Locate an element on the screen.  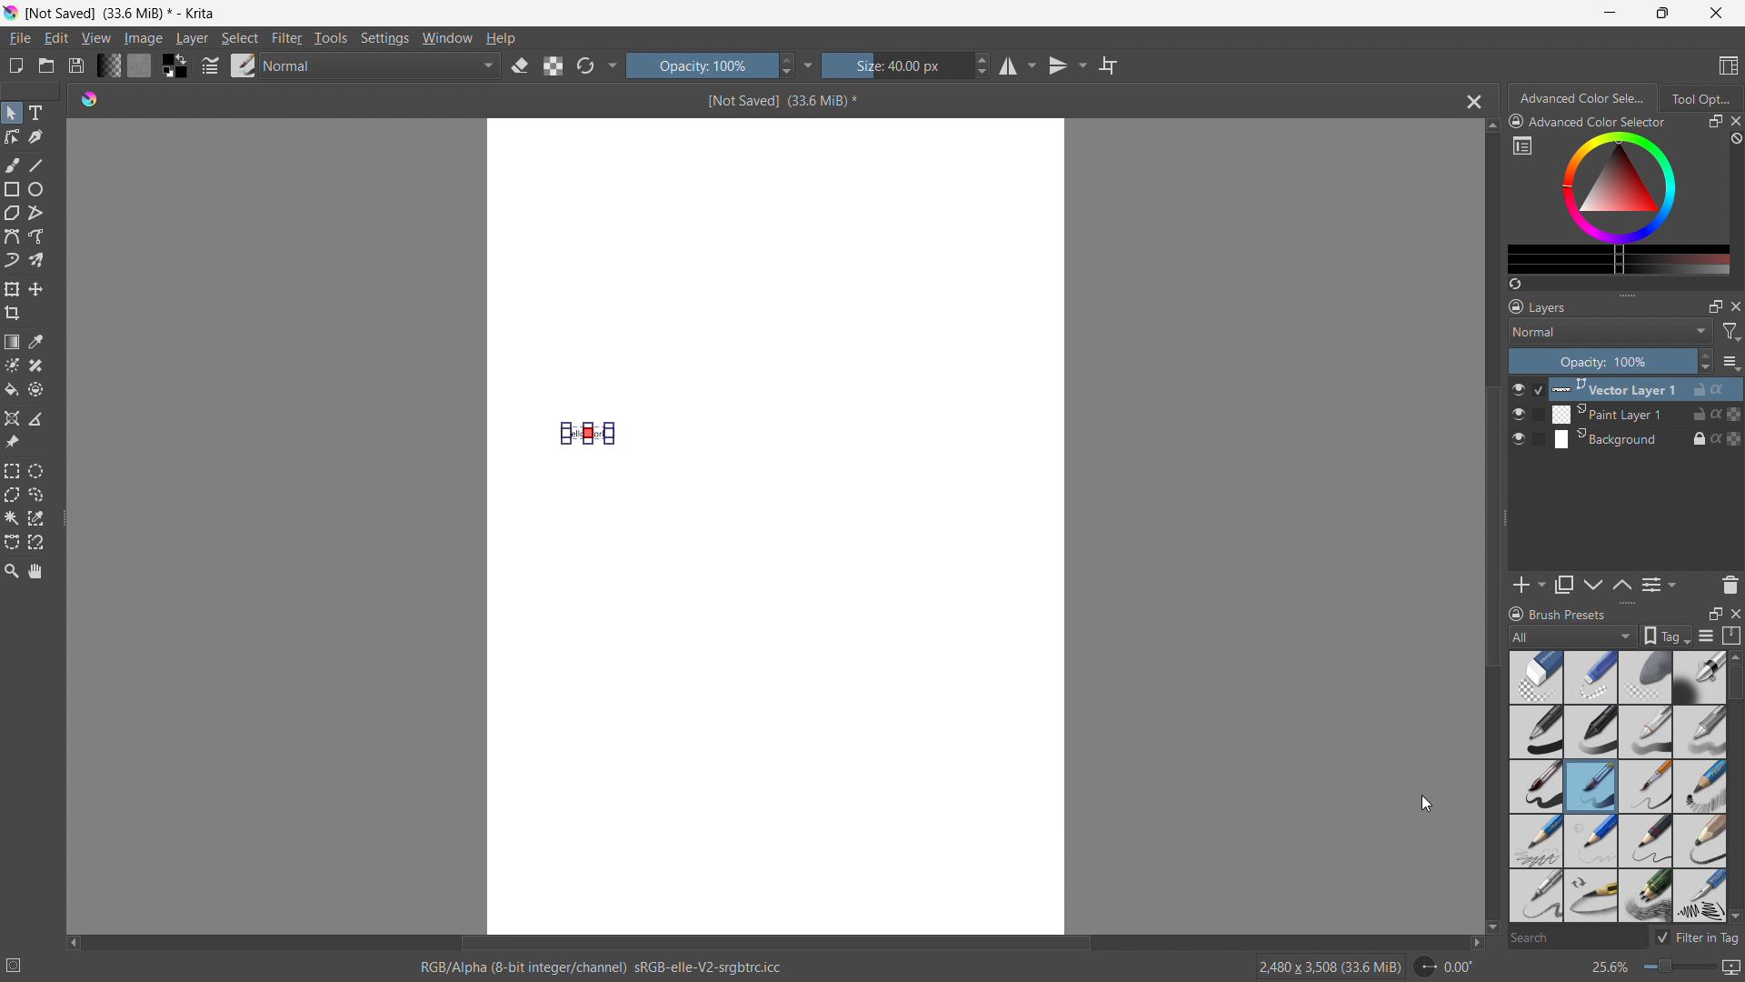
delete layer is located at coordinates (1730, 584).